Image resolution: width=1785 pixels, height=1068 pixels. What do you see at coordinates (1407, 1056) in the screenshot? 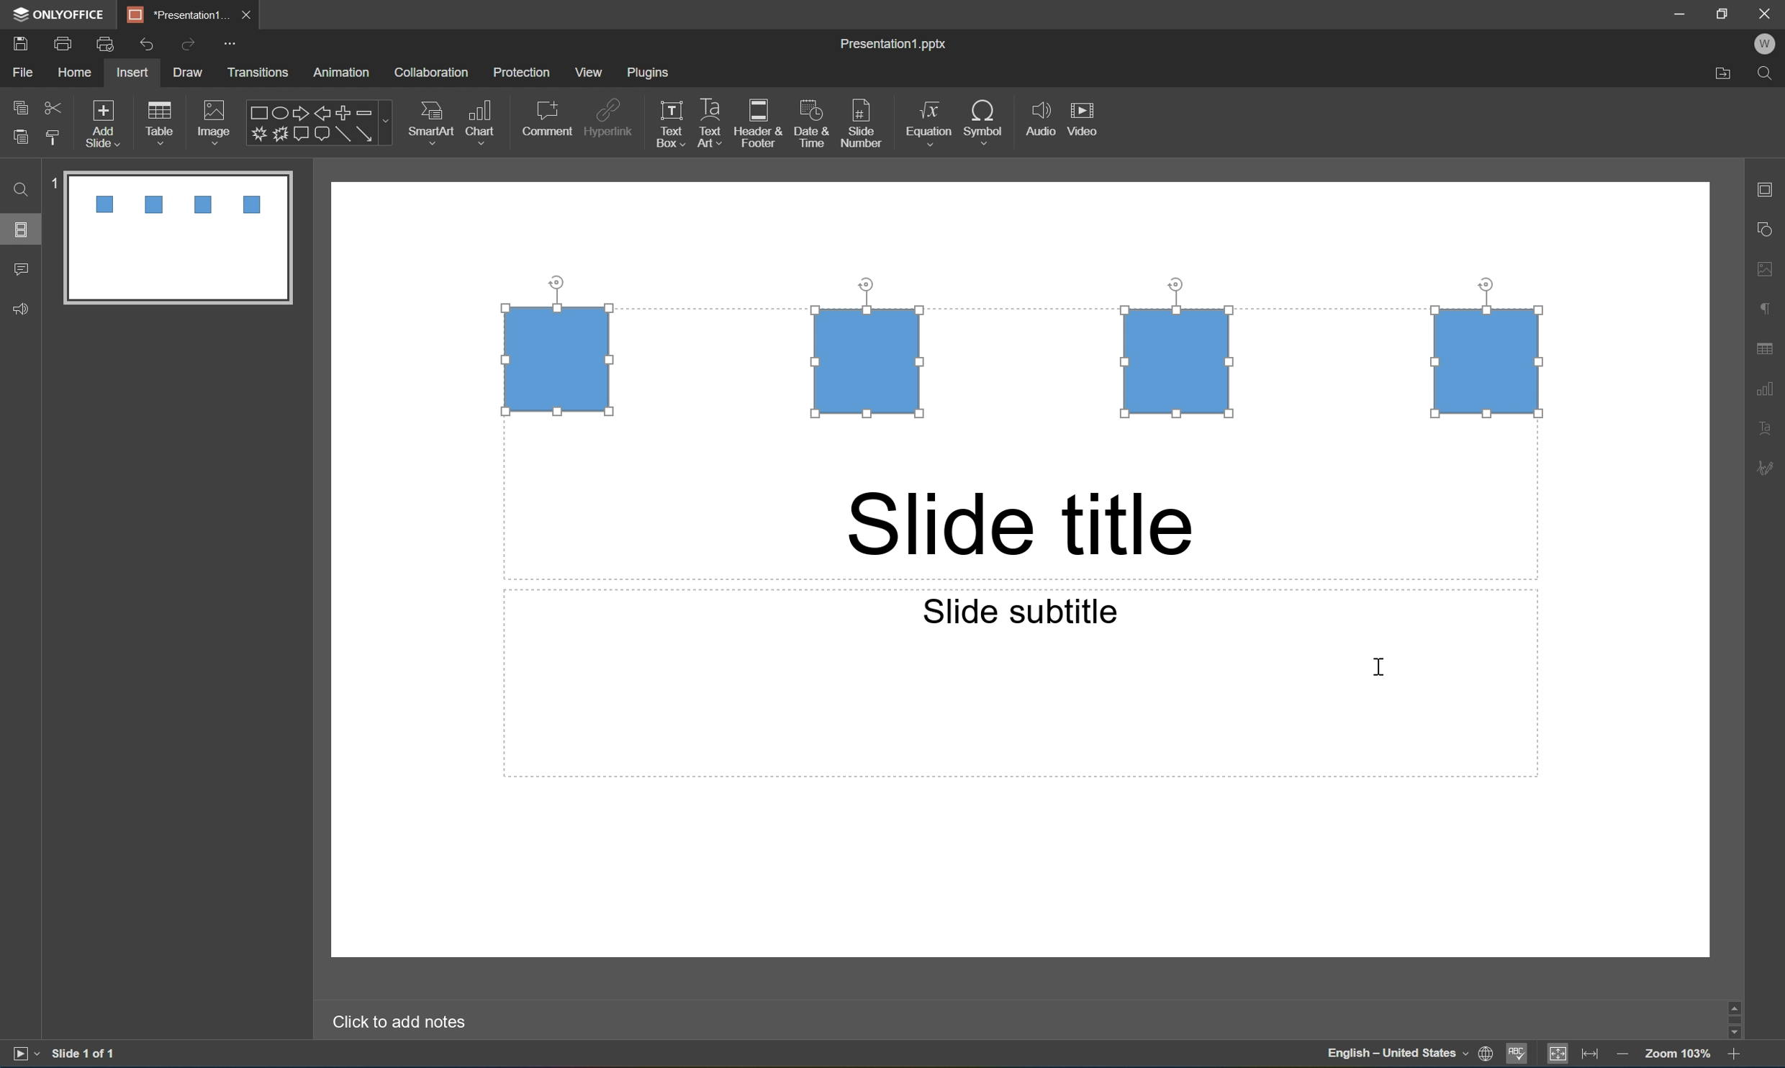
I see `set document language` at bounding box center [1407, 1056].